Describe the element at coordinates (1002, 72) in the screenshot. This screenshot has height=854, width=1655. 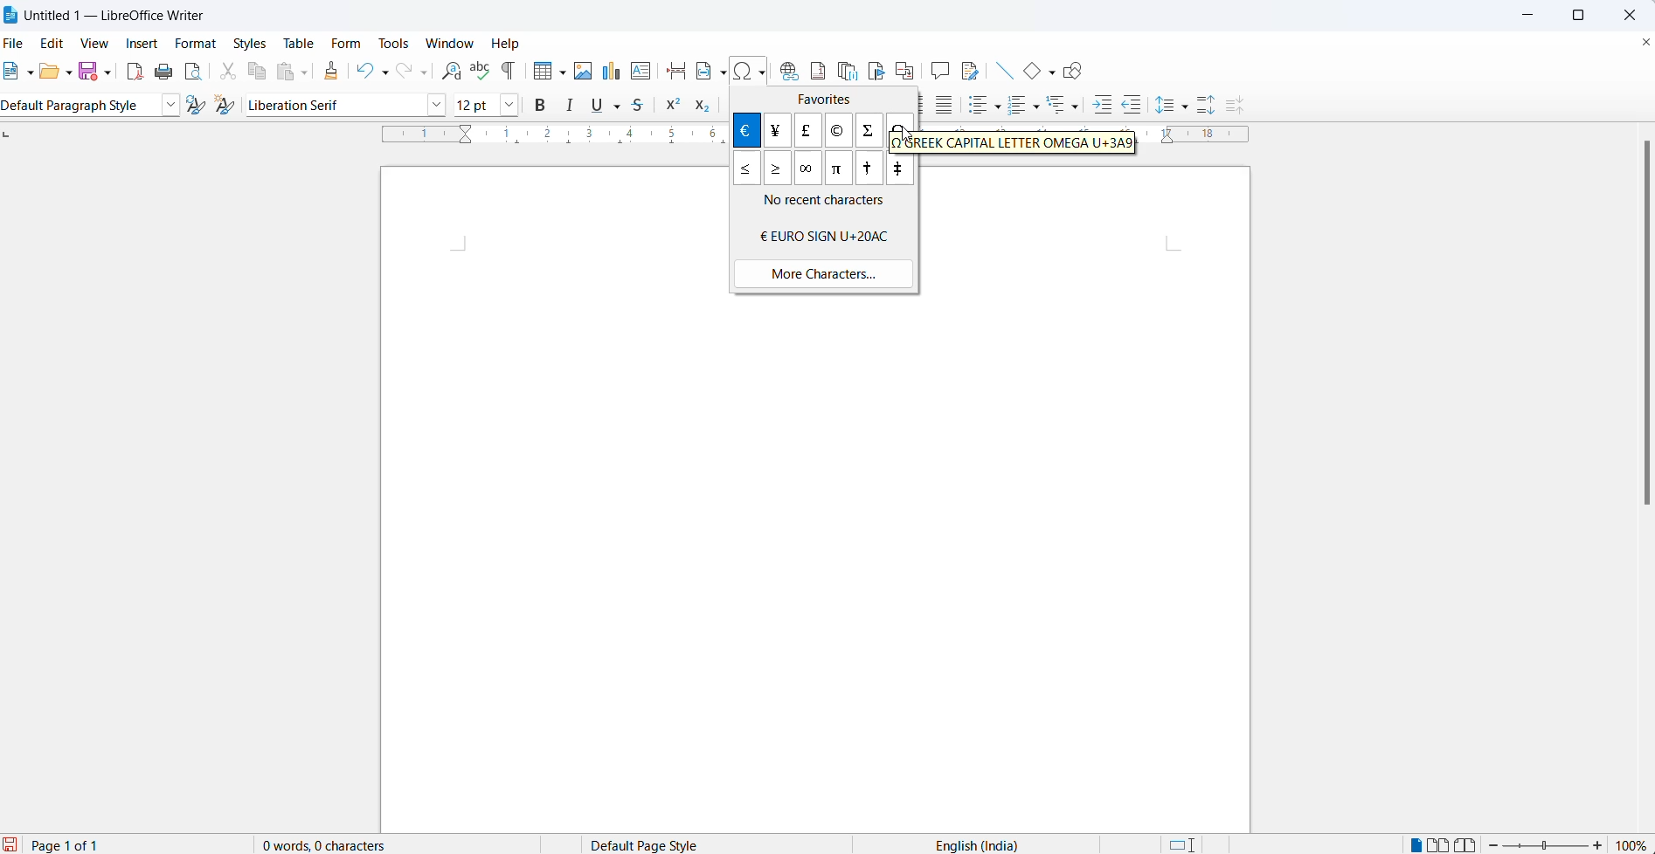
I see `insert line` at that location.